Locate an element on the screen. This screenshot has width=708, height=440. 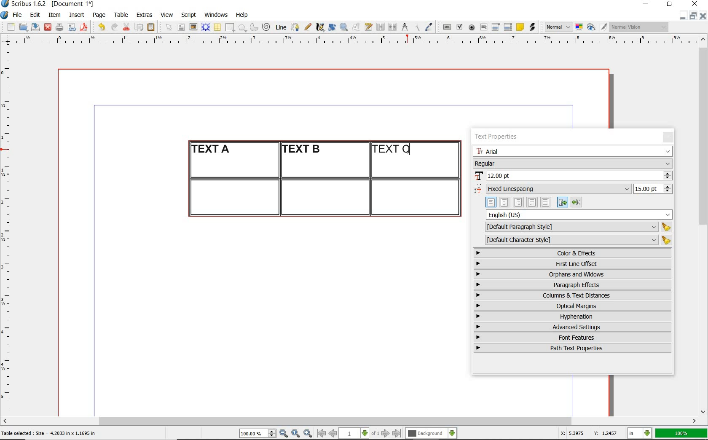
hyphenation is located at coordinates (573, 317).